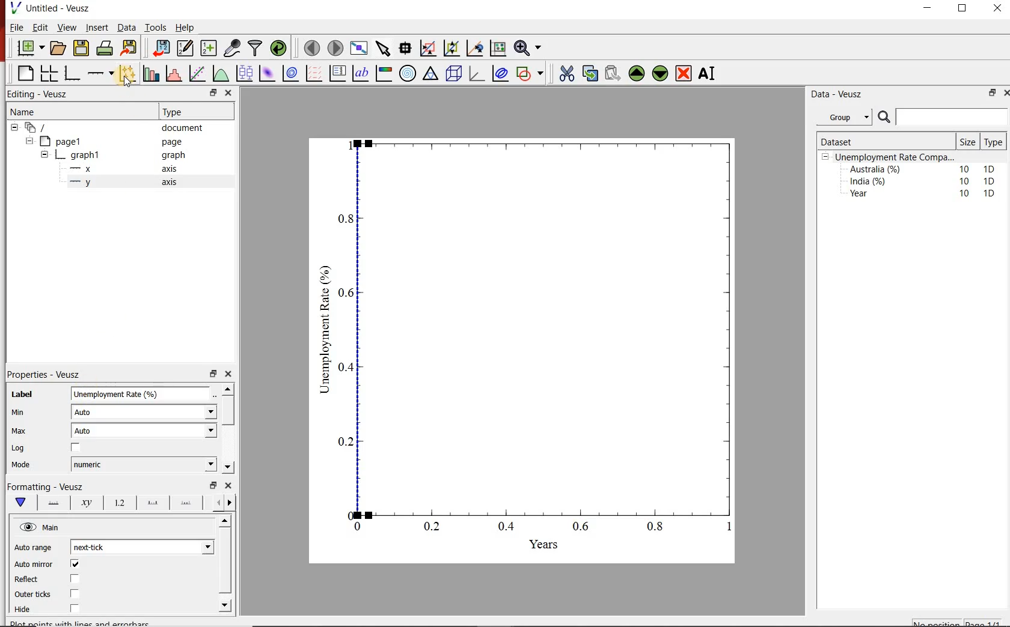 The height and width of the screenshot is (627, 1010). I want to click on move to next page, so click(336, 48).